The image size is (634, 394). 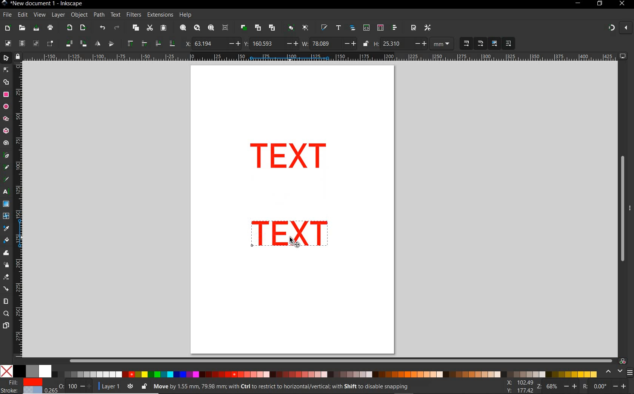 I want to click on open document properties, so click(x=413, y=28).